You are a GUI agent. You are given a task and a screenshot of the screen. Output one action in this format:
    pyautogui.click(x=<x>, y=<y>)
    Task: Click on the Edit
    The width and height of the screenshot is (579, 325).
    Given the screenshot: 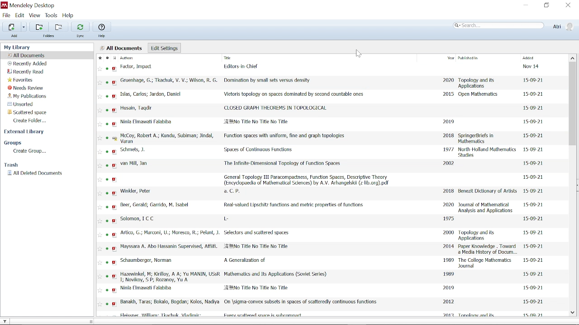 What is the action you would take?
    pyautogui.click(x=19, y=15)
    